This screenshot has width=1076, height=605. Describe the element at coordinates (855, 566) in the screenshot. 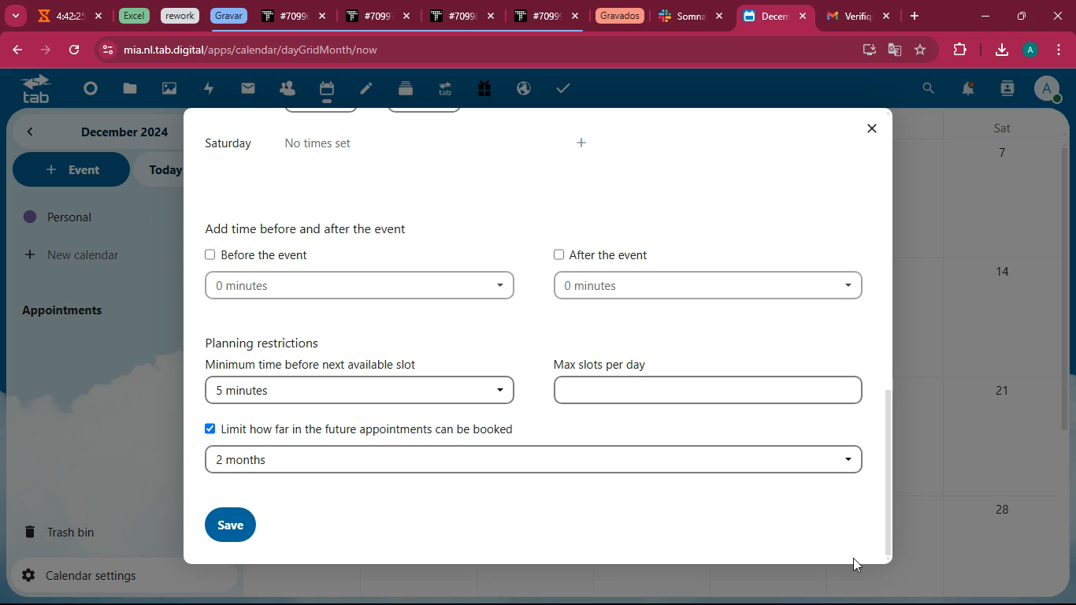

I see `Cursor` at that location.